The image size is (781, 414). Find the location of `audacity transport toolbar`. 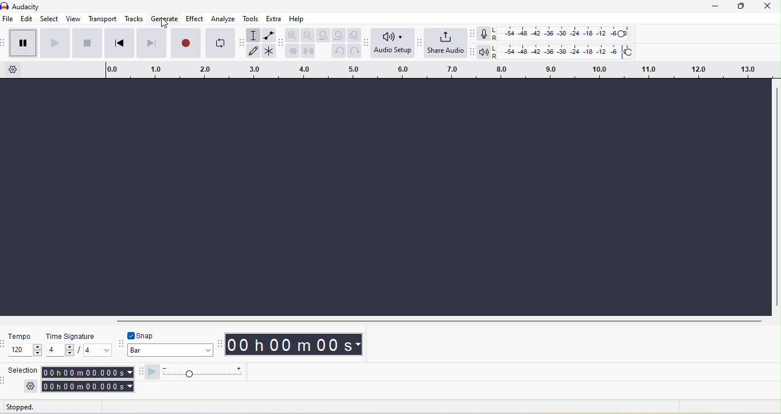

audacity transport toolbar is located at coordinates (5, 44).